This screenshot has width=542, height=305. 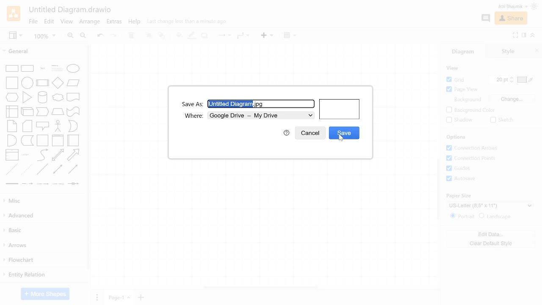 What do you see at coordinates (524, 35) in the screenshot?
I see `Format` at bounding box center [524, 35].